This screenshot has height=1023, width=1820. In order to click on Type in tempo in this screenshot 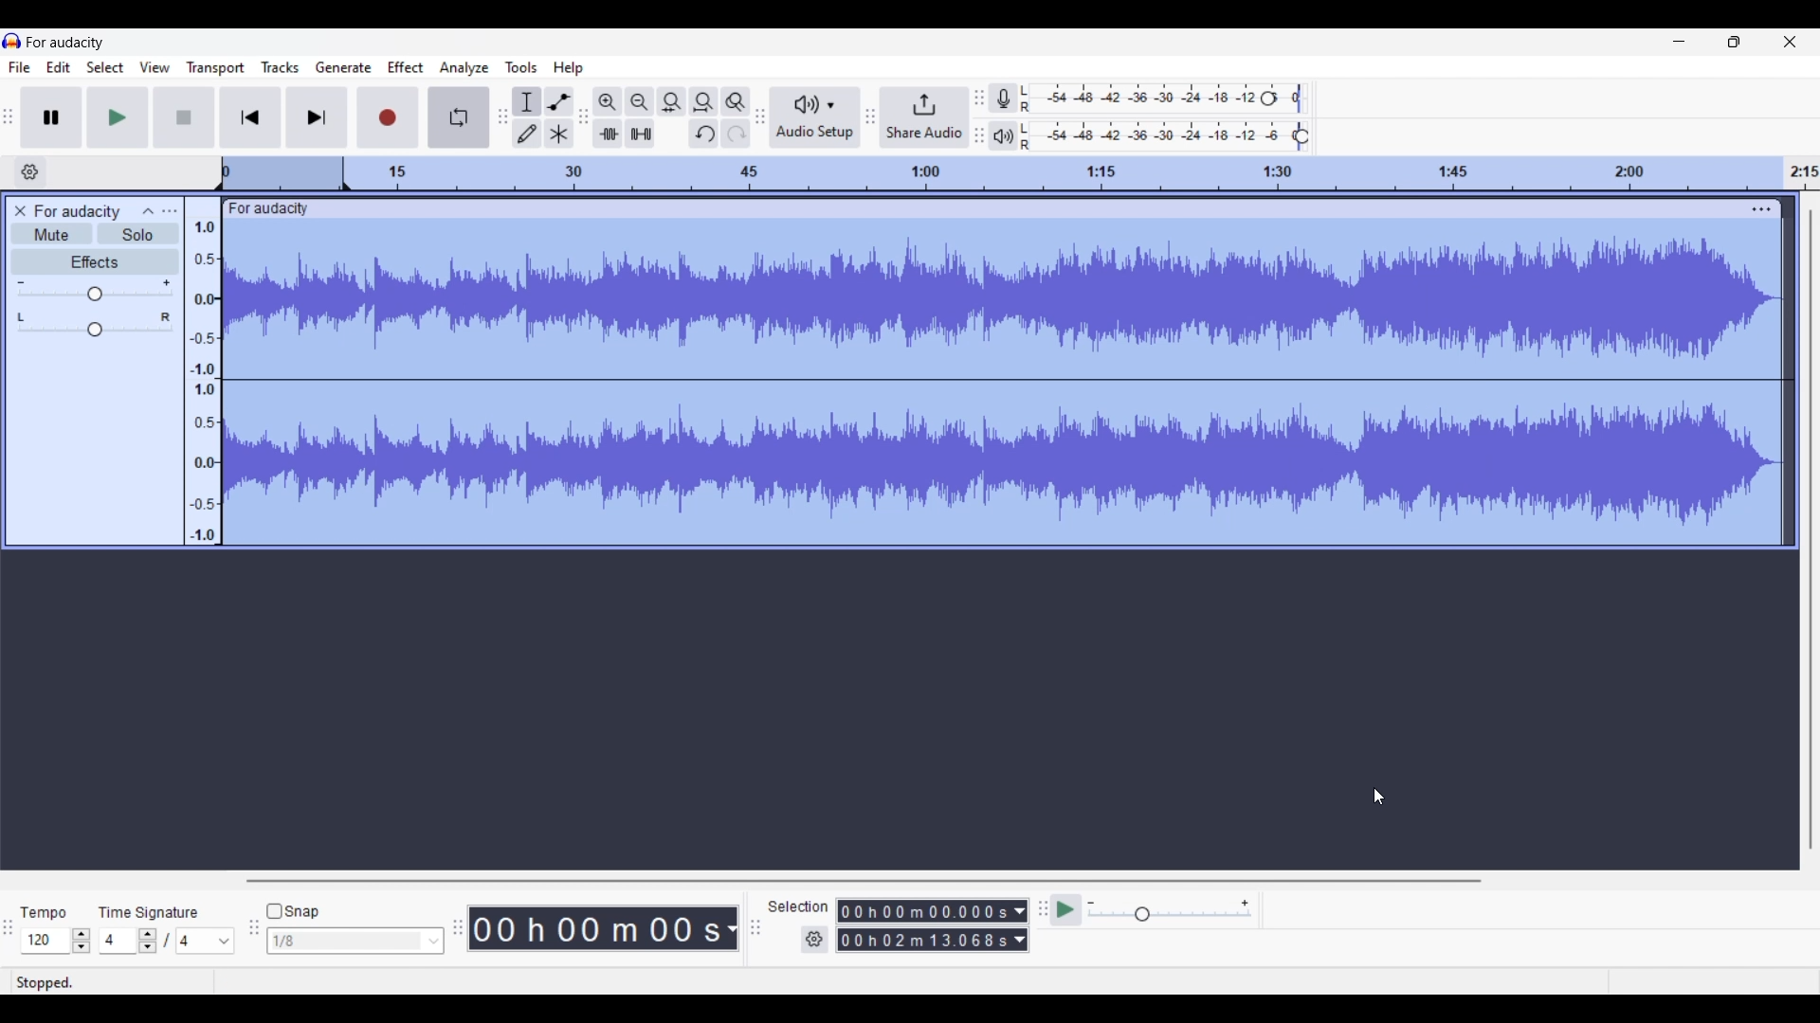, I will do `click(45, 941)`.